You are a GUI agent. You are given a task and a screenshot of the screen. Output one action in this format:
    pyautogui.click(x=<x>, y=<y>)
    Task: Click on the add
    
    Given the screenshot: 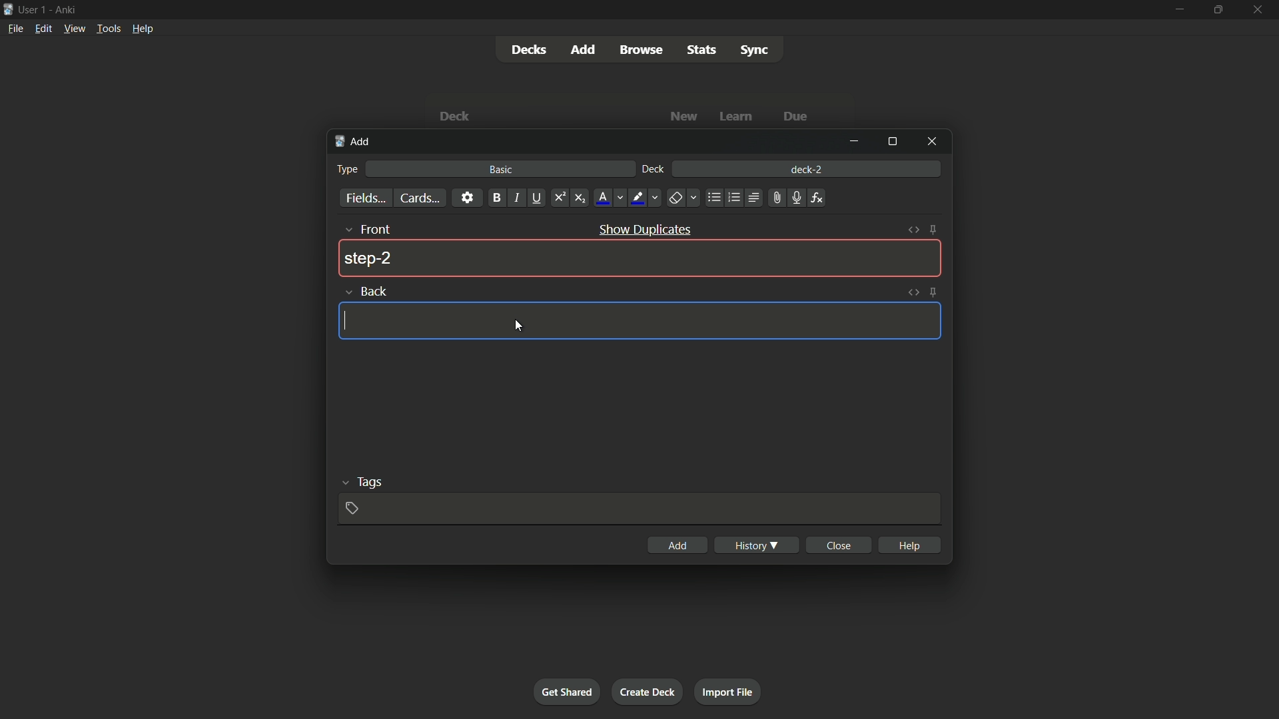 What is the action you would take?
    pyautogui.click(x=582, y=49)
    